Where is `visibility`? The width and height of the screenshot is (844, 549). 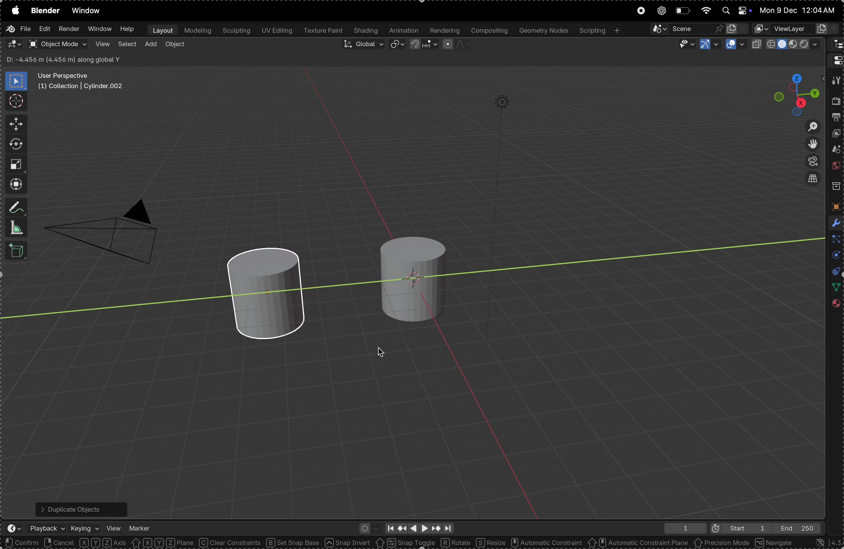
visibility is located at coordinates (683, 44).